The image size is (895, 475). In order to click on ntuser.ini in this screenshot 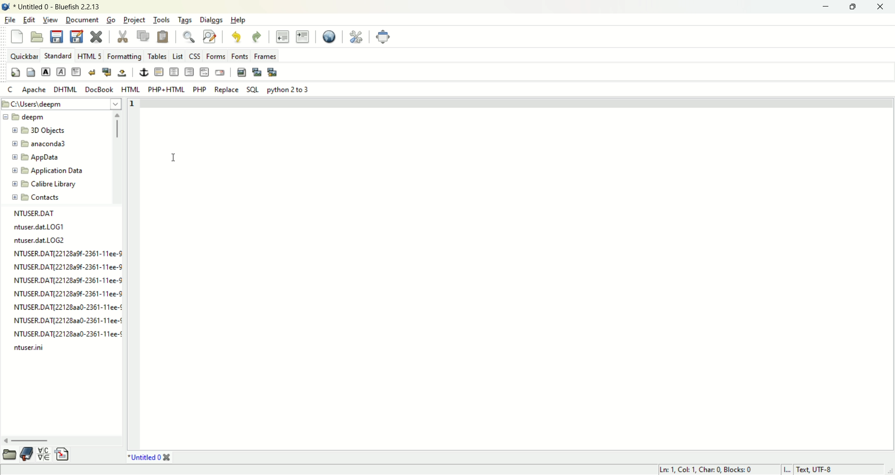, I will do `click(34, 351)`.